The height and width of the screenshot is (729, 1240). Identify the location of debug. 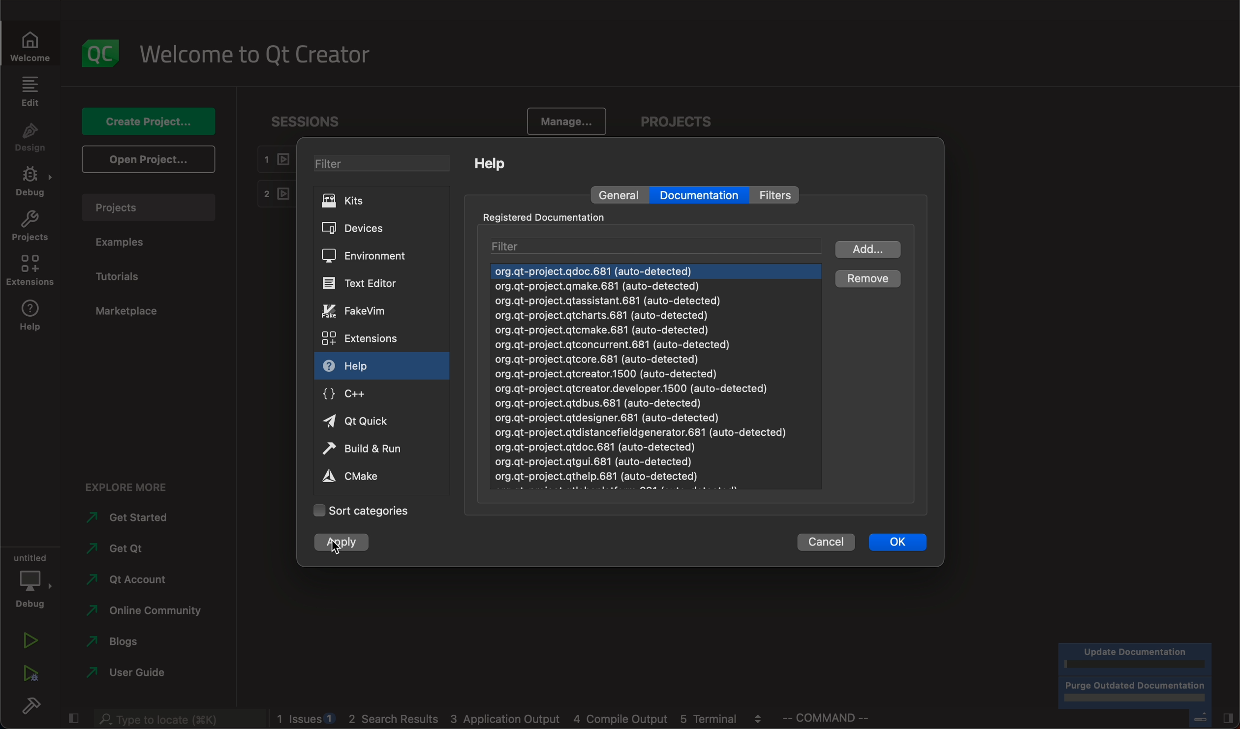
(33, 578).